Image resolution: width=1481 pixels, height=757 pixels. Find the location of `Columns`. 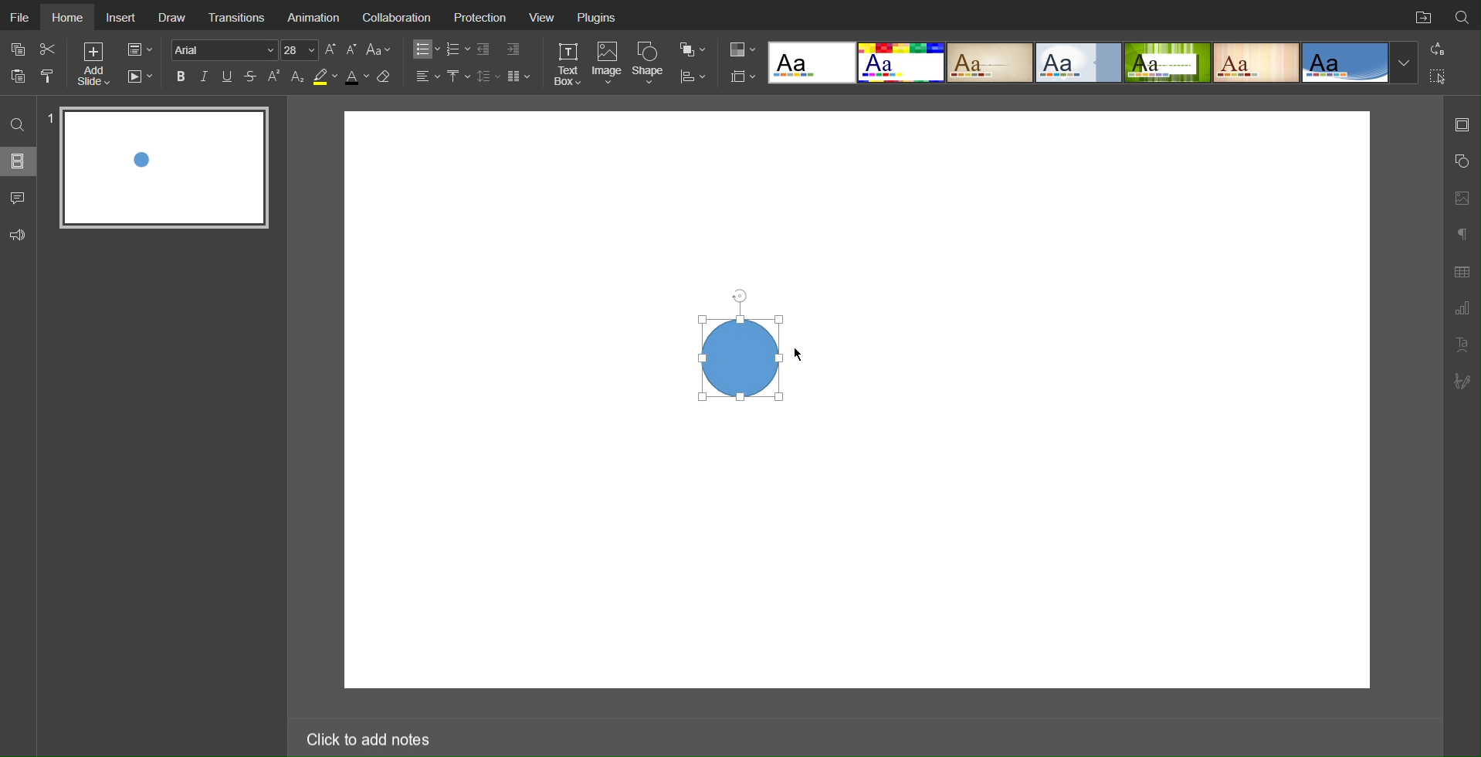

Columns is located at coordinates (520, 76).